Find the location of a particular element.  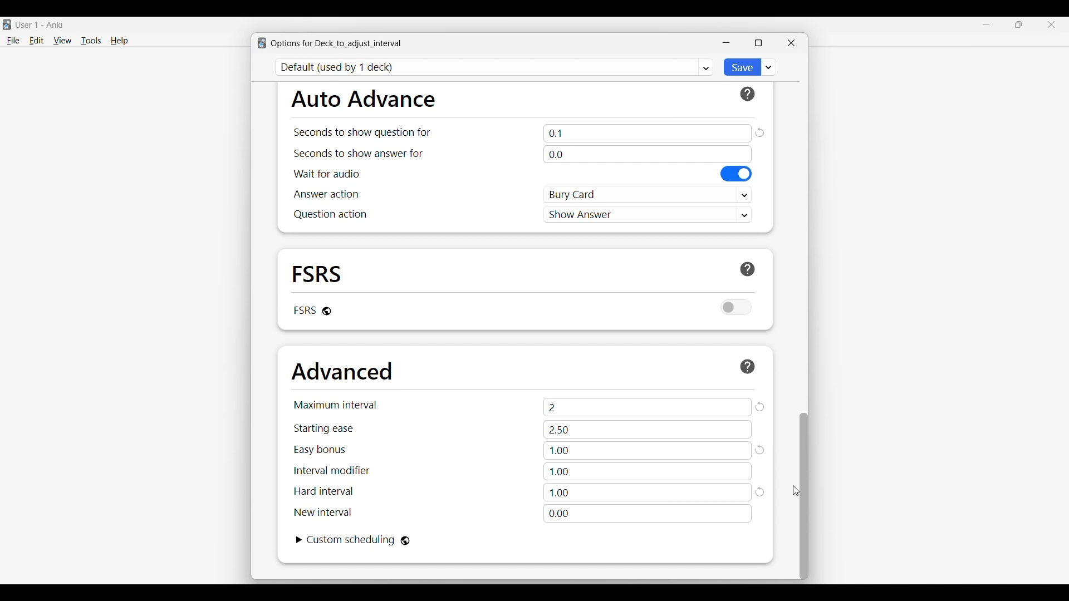

Indicates sec. to show question for is located at coordinates (361, 132).